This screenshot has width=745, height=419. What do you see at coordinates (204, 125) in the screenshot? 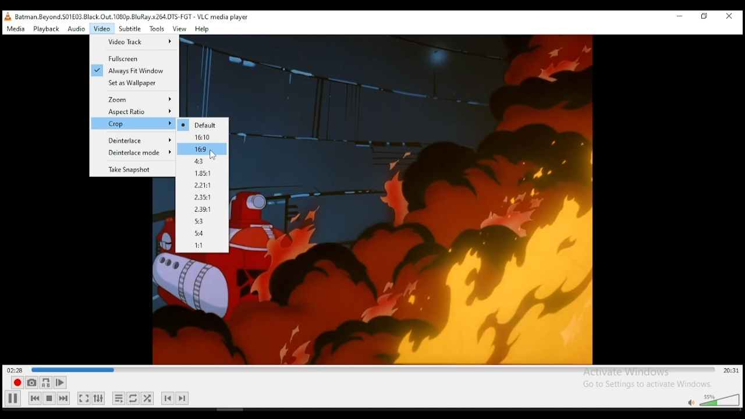
I see `Default` at bounding box center [204, 125].